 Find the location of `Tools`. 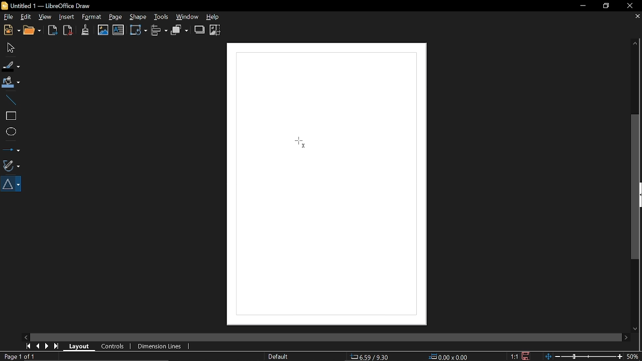

Tools is located at coordinates (160, 16).